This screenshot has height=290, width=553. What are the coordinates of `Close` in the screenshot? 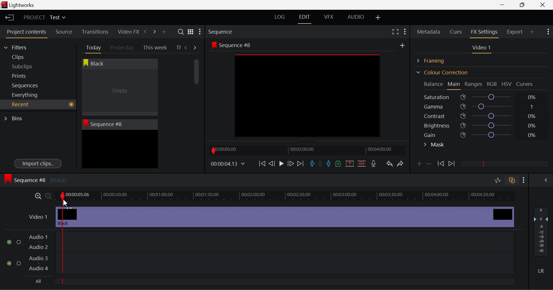 It's located at (544, 5).